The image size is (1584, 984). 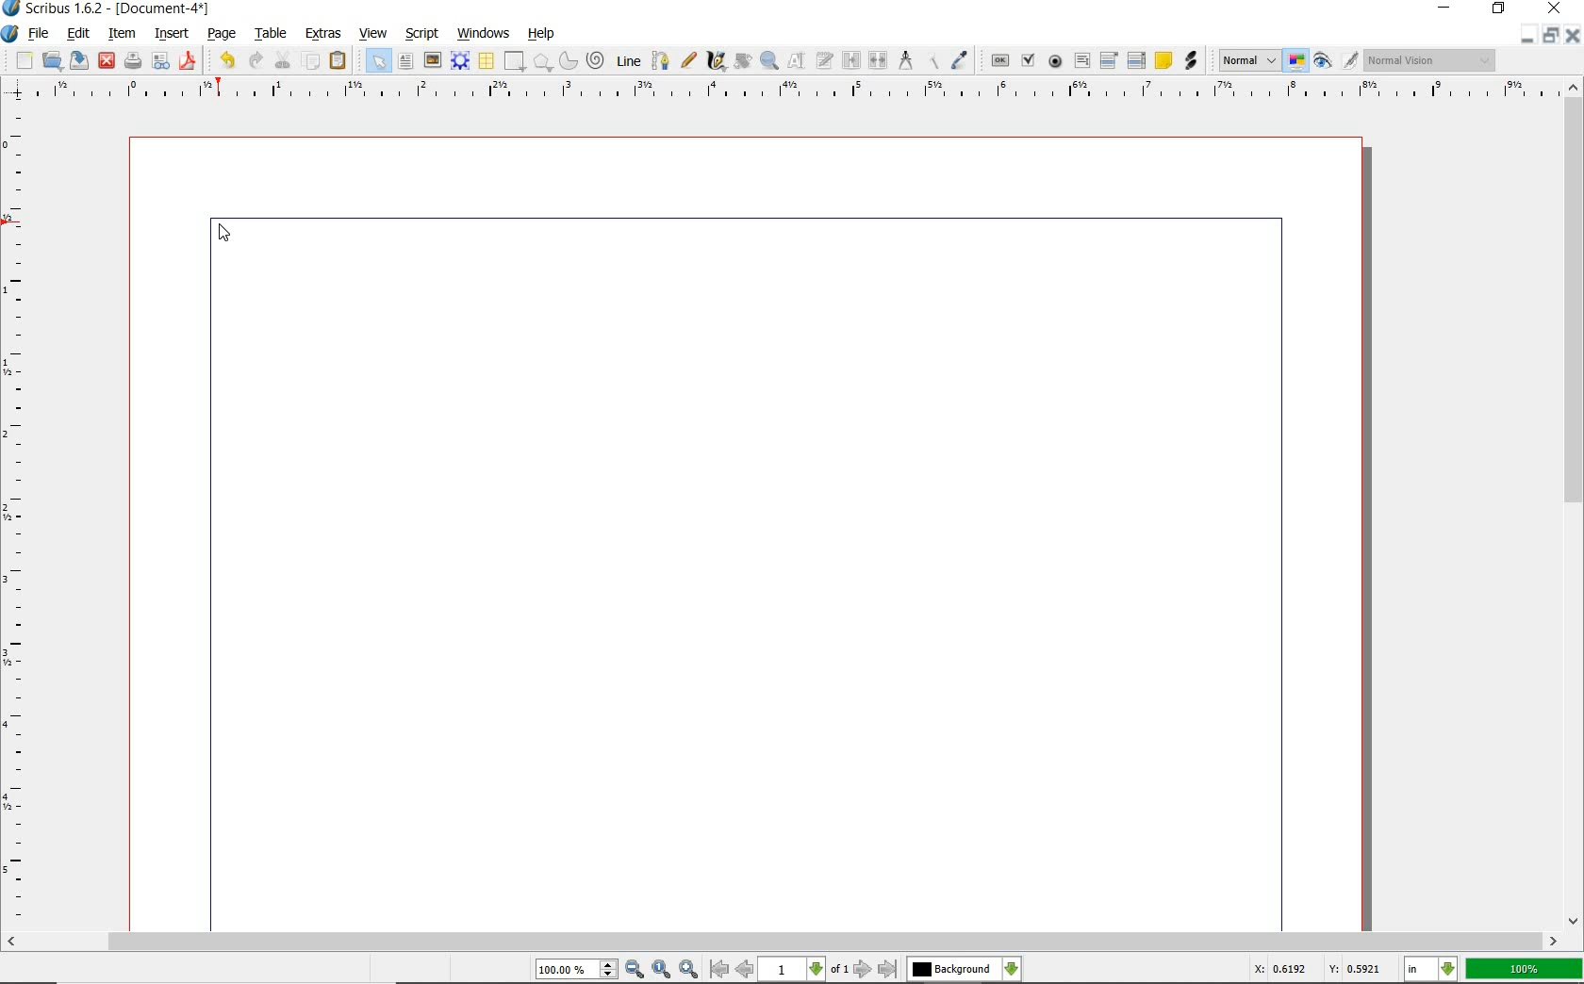 What do you see at coordinates (716, 60) in the screenshot?
I see `calligraphic line` at bounding box center [716, 60].